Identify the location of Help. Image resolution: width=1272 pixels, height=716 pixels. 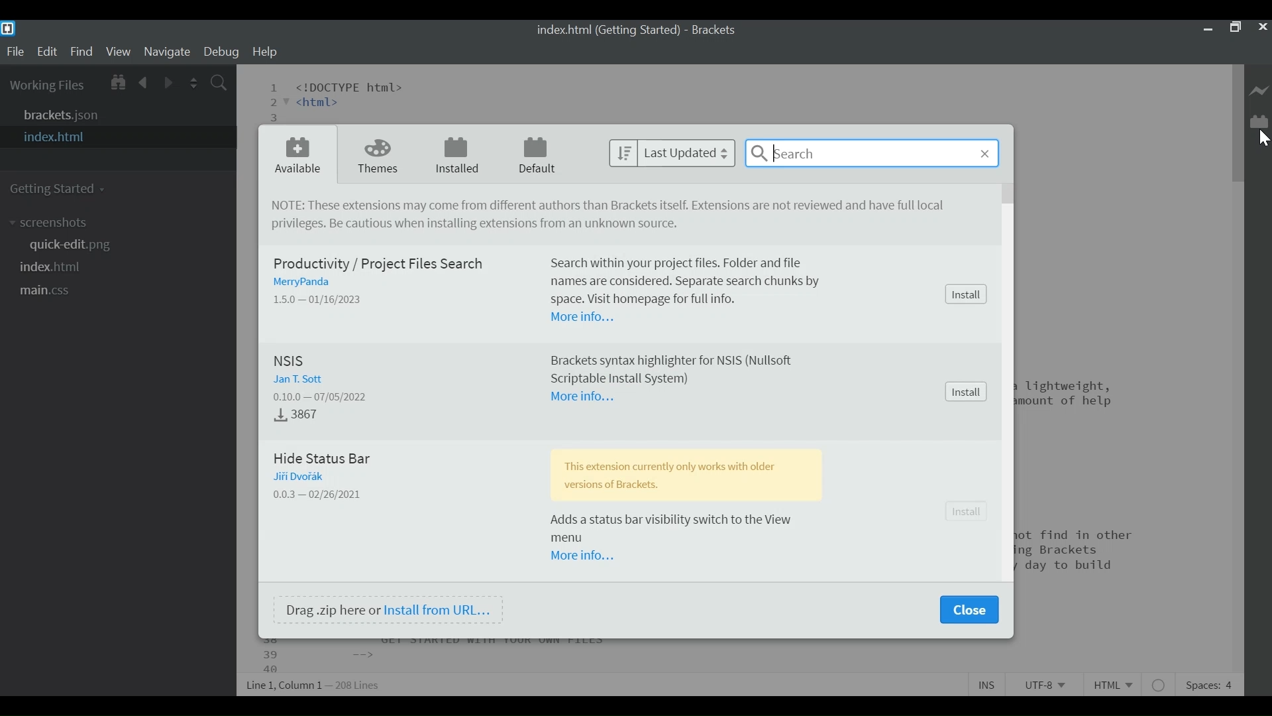
(265, 52).